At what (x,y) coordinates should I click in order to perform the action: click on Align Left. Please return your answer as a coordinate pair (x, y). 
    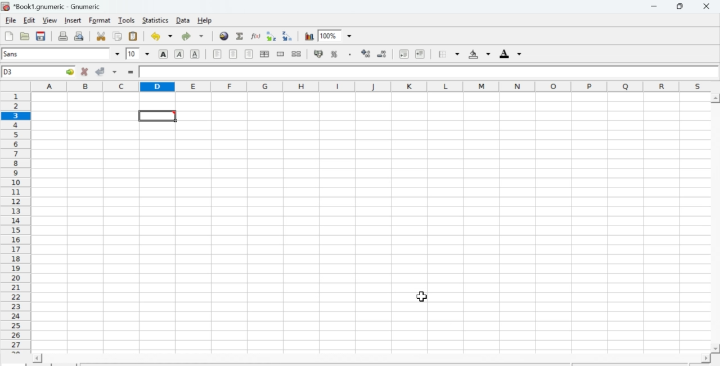
    Looking at the image, I should click on (216, 54).